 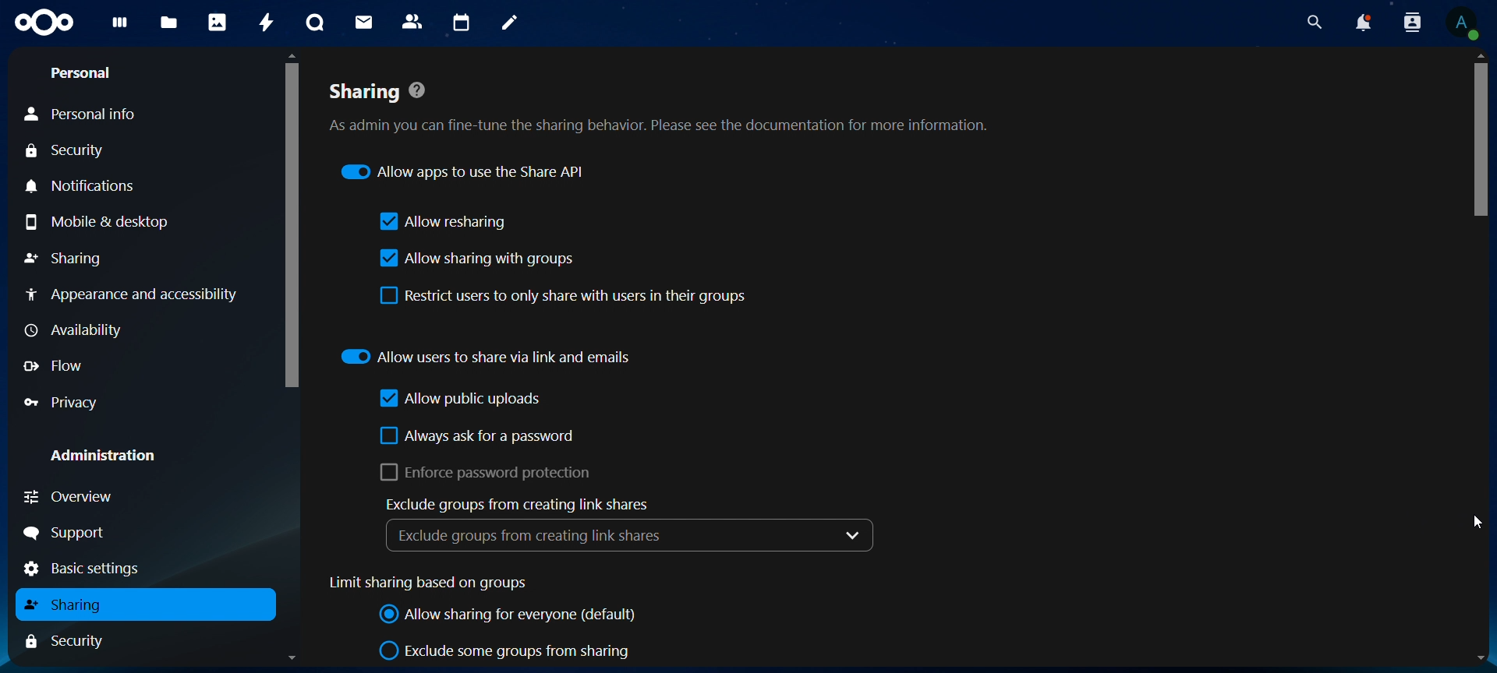 I want to click on appearance and accessibility, so click(x=136, y=294).